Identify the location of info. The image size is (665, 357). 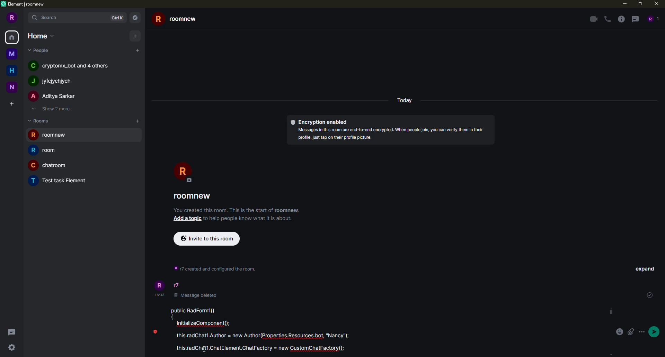
(385, 134).